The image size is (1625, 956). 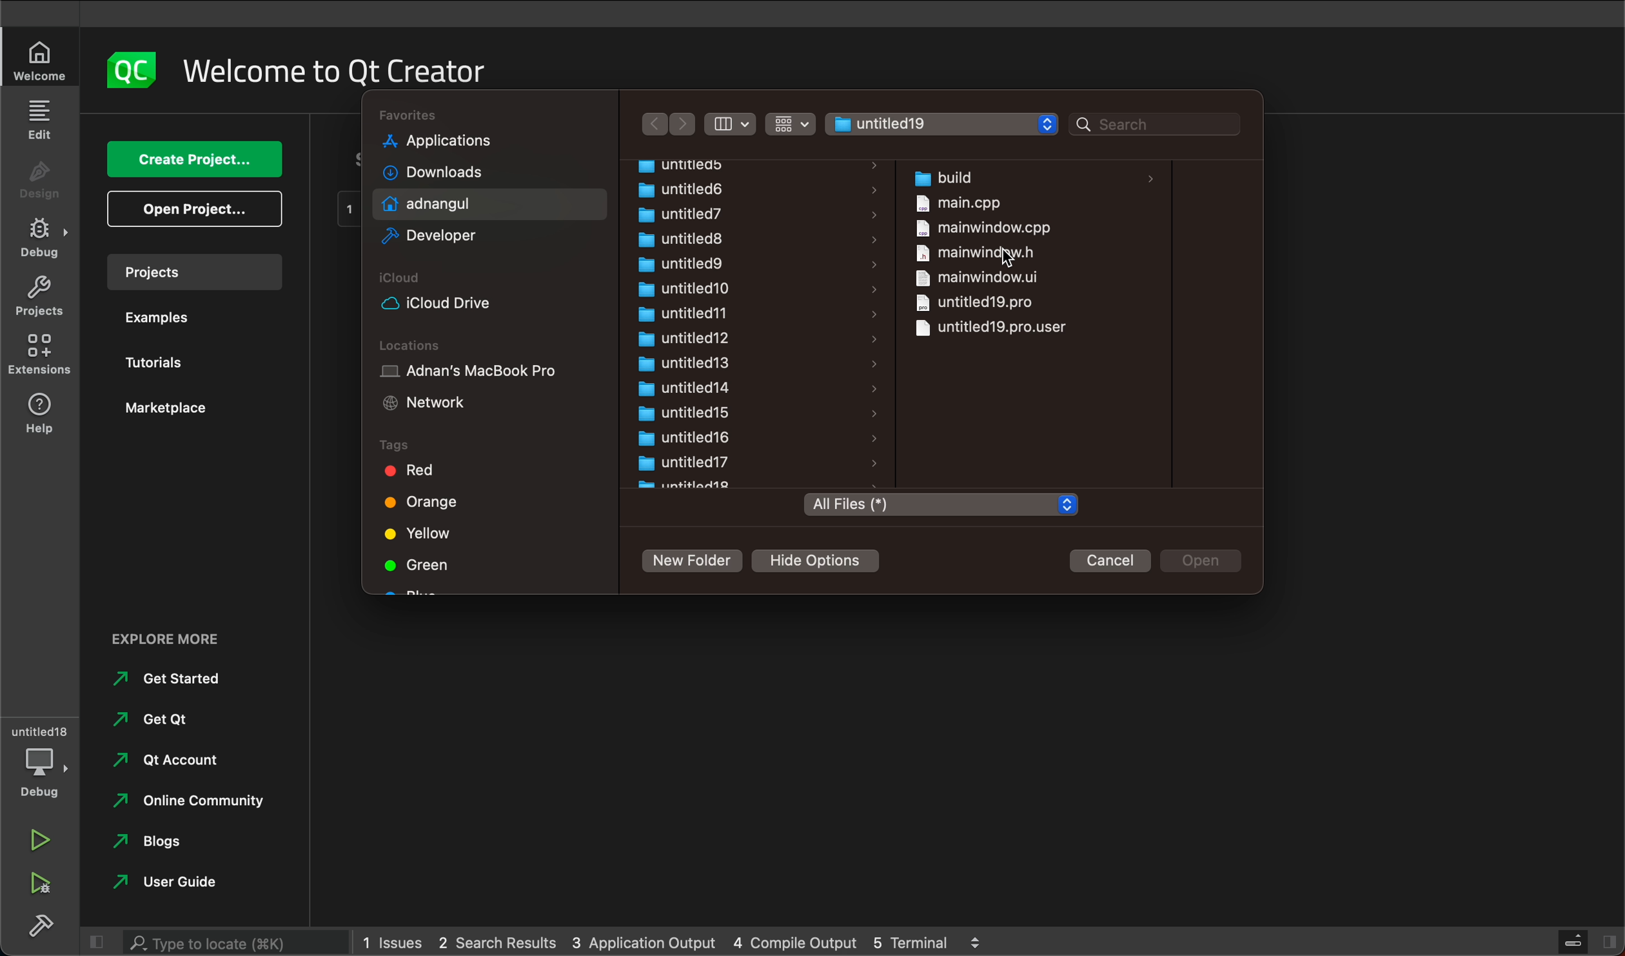 I want to click on tags, so click(x=488, y=445).